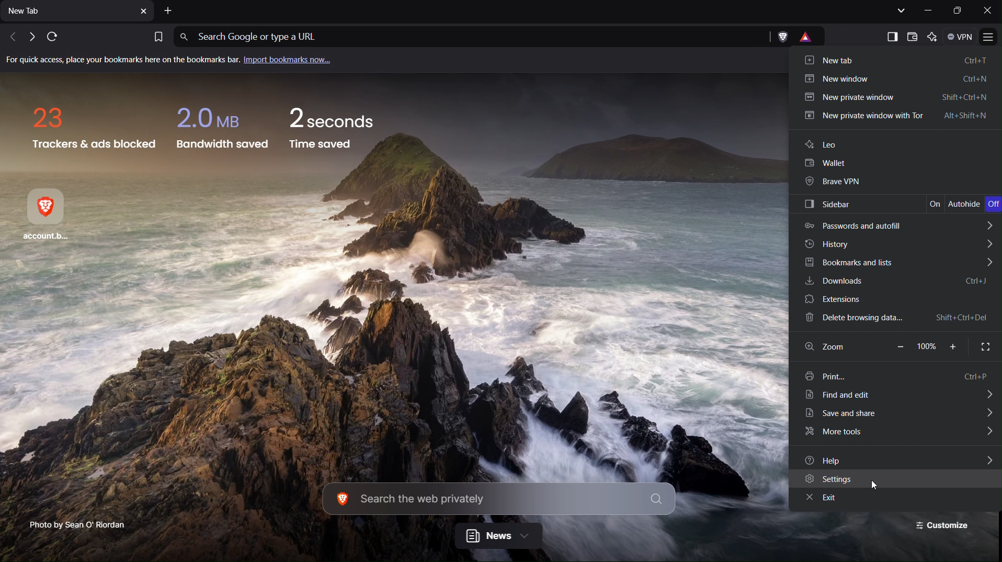 The image size is (1002, 562). I want to click on Add New Tab, so click(169, 11).